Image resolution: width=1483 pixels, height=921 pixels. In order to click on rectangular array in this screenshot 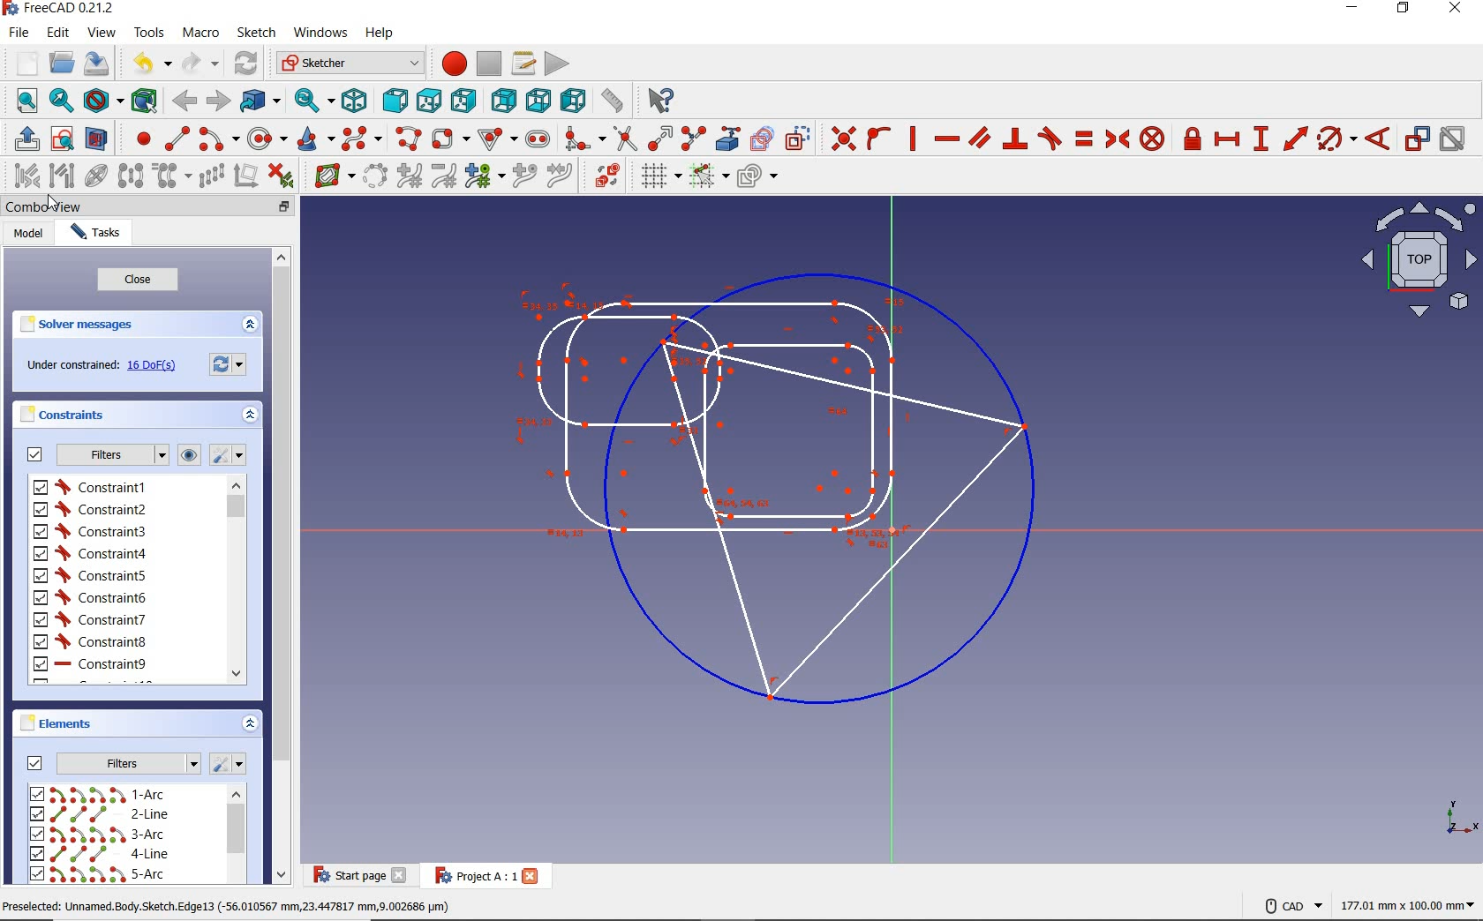, I will do `click(210, 176)`.